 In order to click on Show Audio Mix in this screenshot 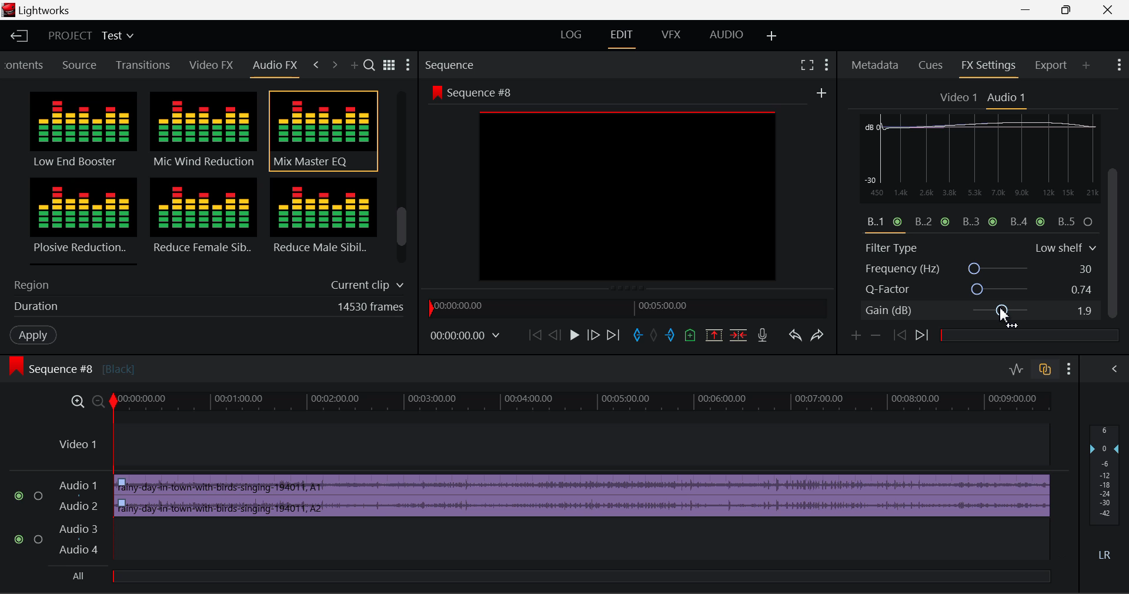, I will do `click(1113, 369)`.